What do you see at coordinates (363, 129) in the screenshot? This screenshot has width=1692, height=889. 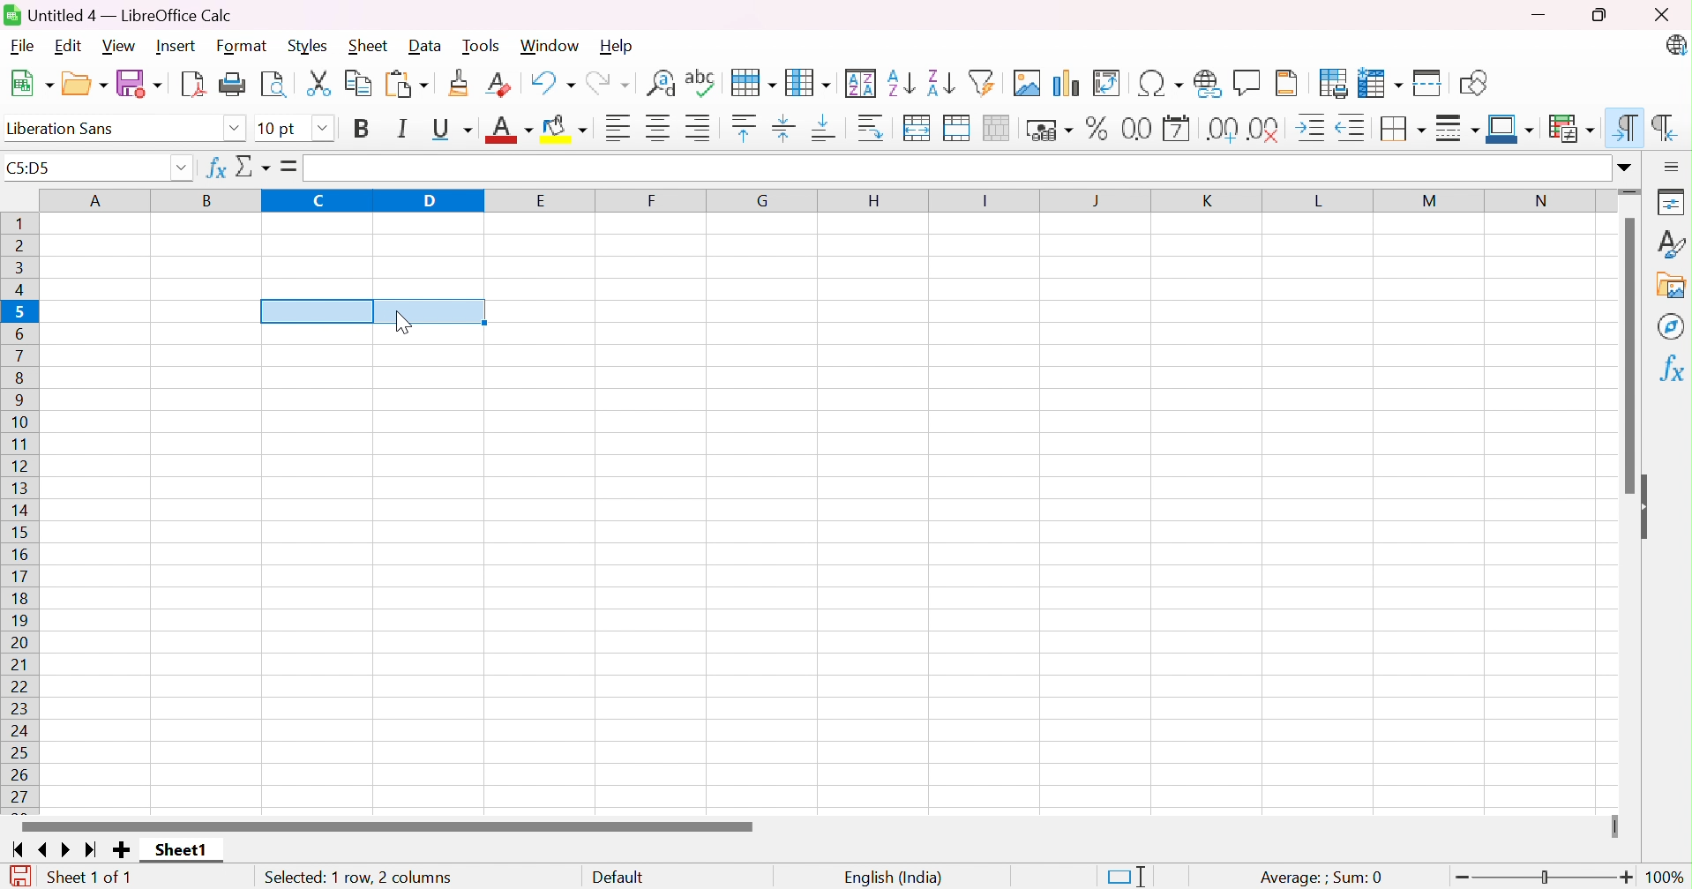 I see `Bold` at bounding box center [363, 129].